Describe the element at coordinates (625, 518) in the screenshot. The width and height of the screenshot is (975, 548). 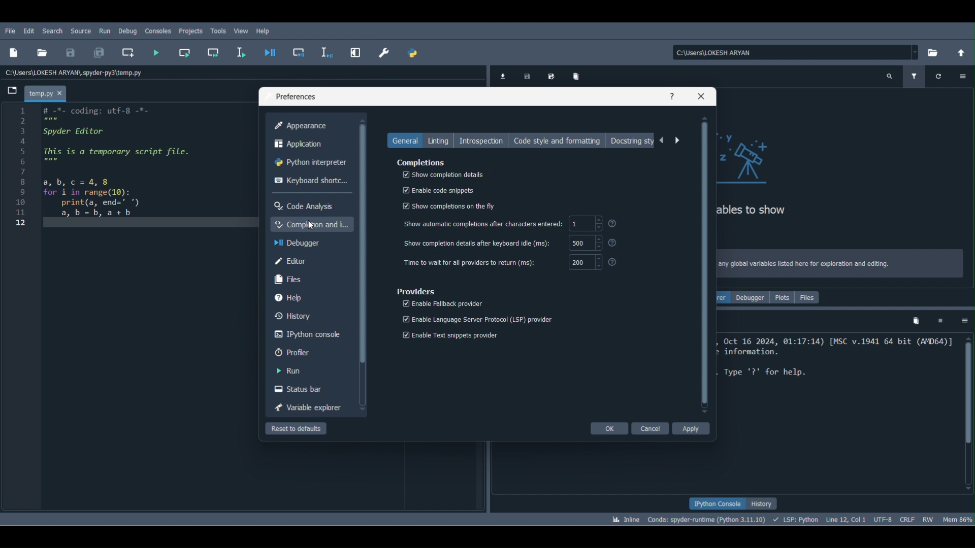
I see `Click to toggle between inline and interactive Matplotlib plotting` at that location.